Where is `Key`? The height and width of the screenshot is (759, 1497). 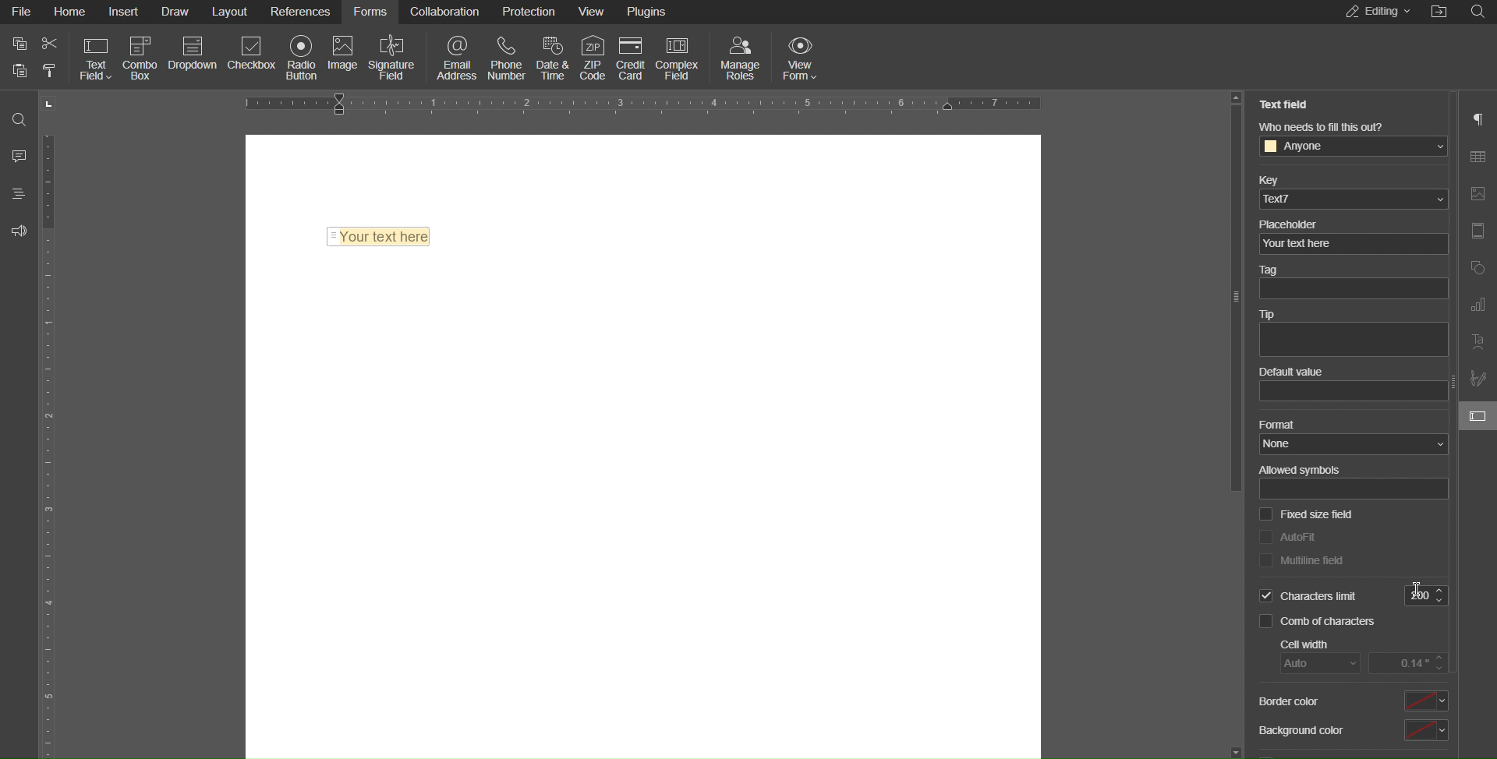
Key is located at coordinates (1351, 190).